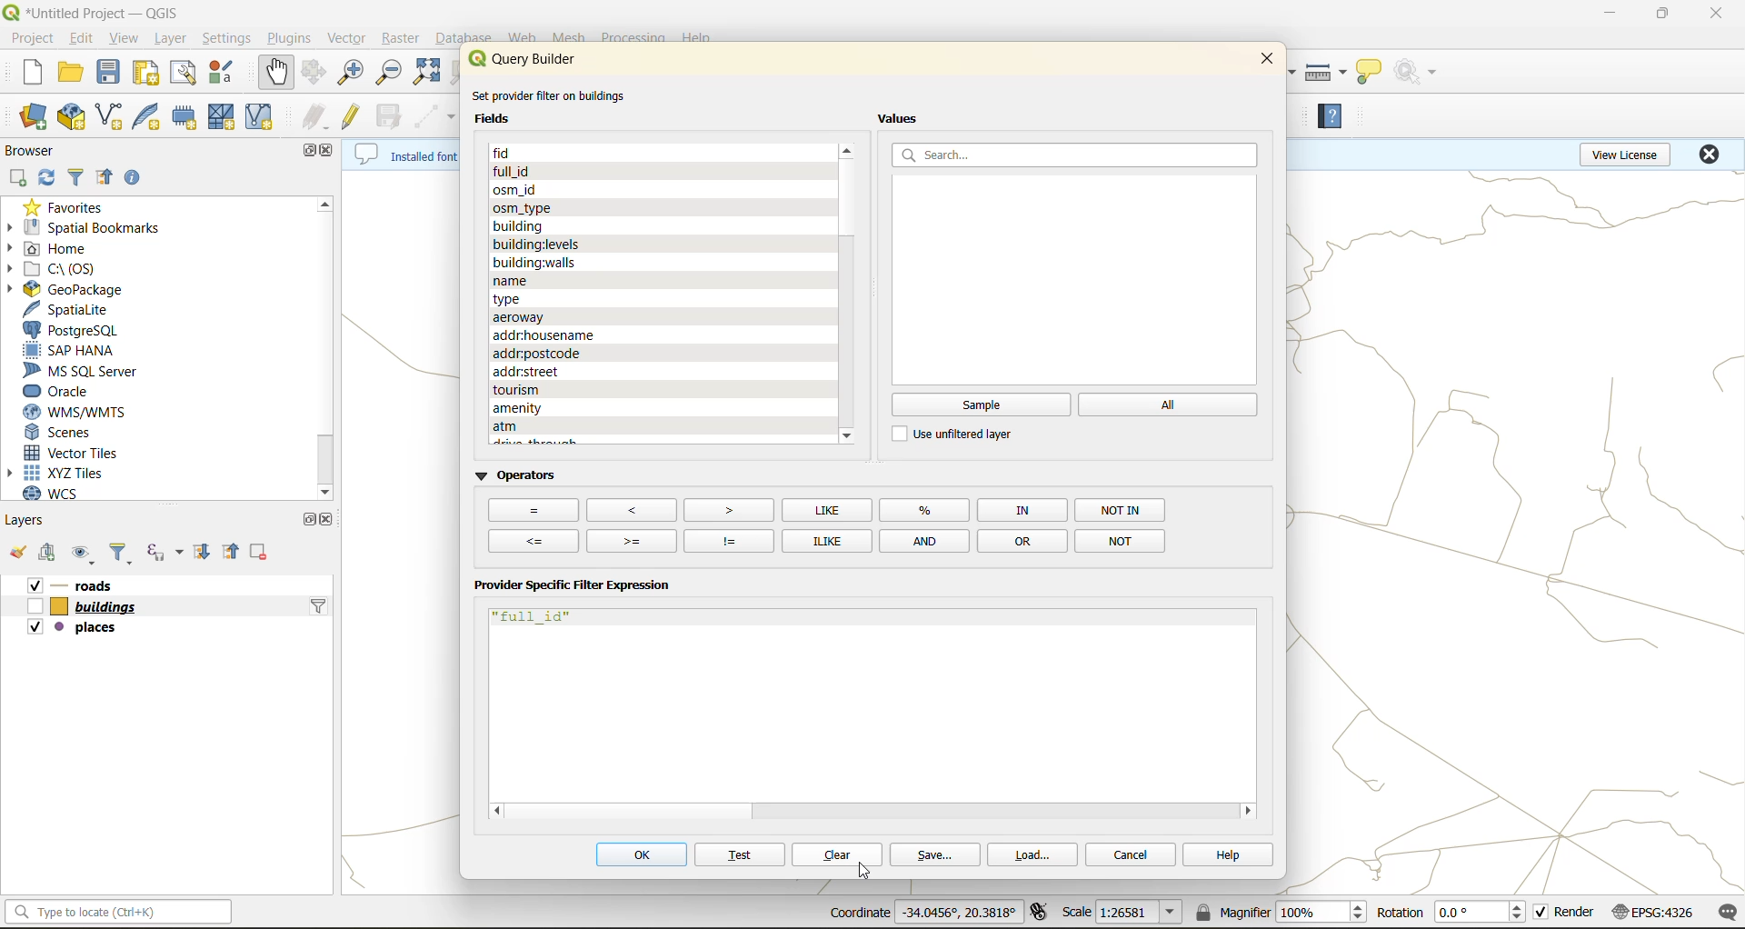 The width and height of the screenshot is (1745, 929). Describe the element at coordinates (517, 477) in the screenshot. I see `operators` at that location.